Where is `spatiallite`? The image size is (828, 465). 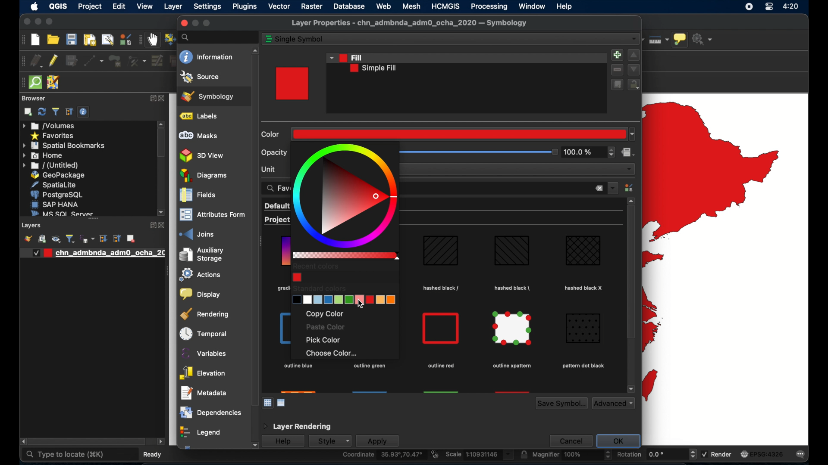 spatiallite is located at coordinates (56, 185).